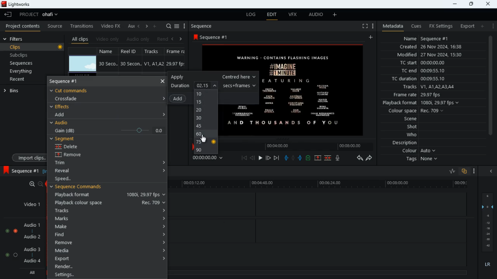 This screenshot has height=279, width=497. Describe the element at coordinates (31, 273) in the screenshot. I see `all` at that location.